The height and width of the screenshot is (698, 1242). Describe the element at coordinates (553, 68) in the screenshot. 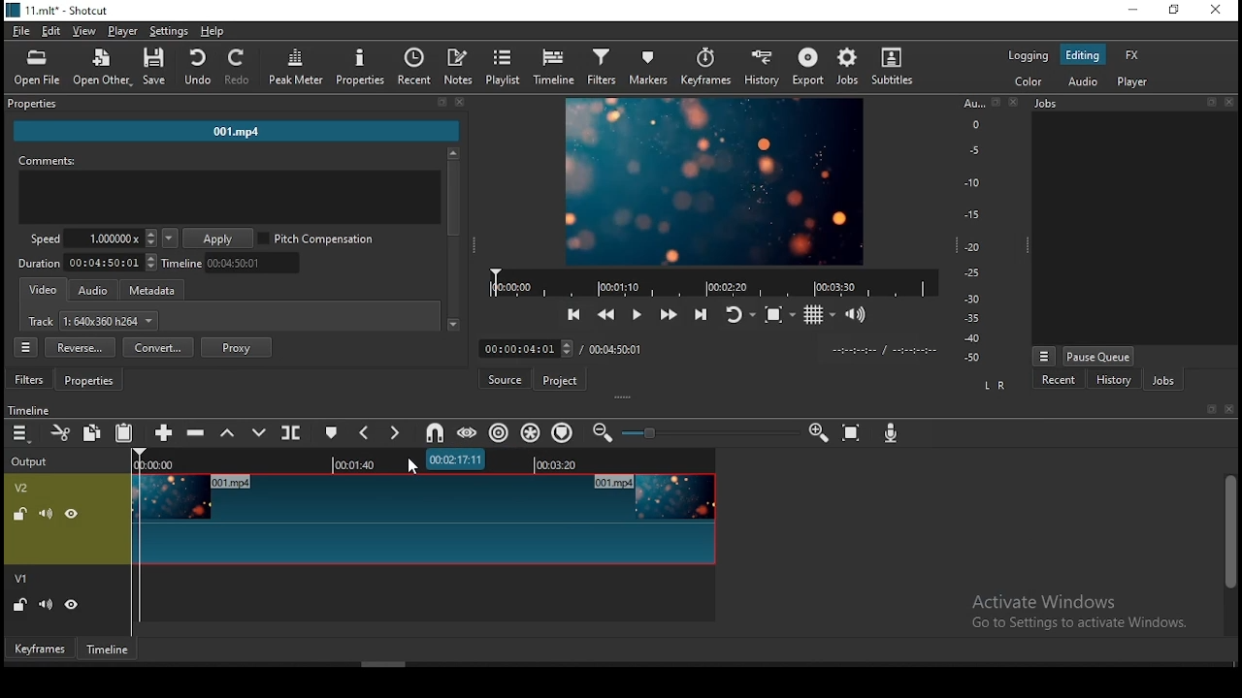

I see `timeline` at that location.